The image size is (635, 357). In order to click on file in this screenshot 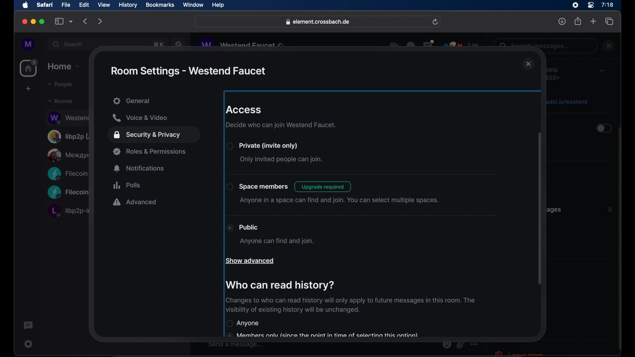, I will do `click(66, 5)`.